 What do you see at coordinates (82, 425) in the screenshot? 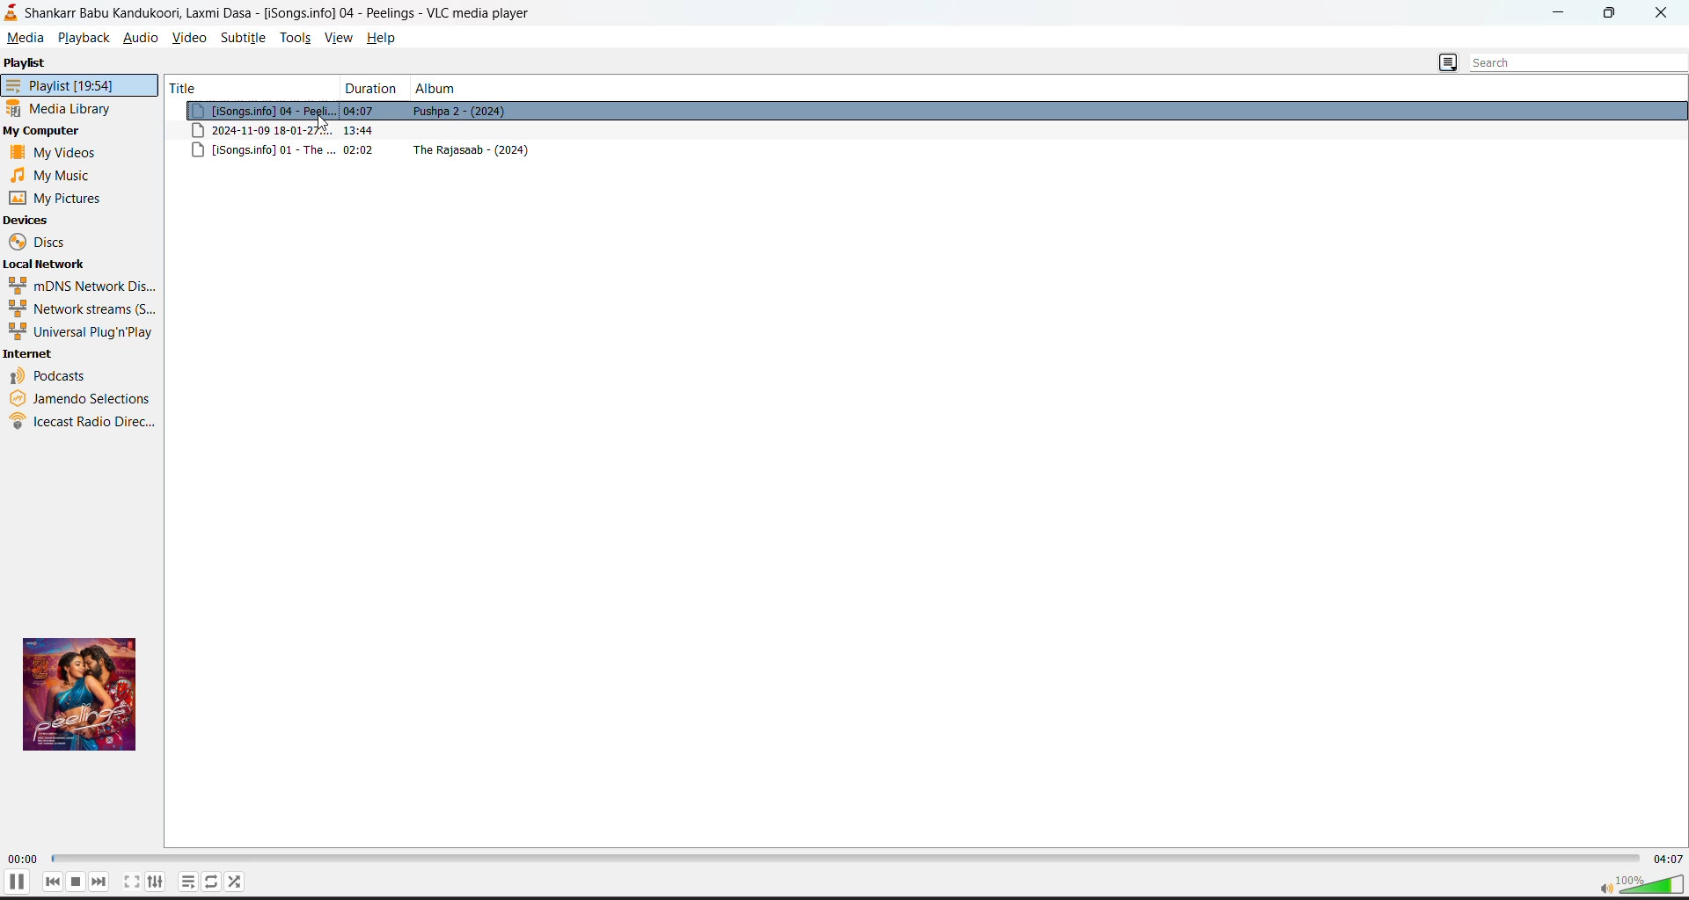
I see `icecast` at bounding box center [82, 425].